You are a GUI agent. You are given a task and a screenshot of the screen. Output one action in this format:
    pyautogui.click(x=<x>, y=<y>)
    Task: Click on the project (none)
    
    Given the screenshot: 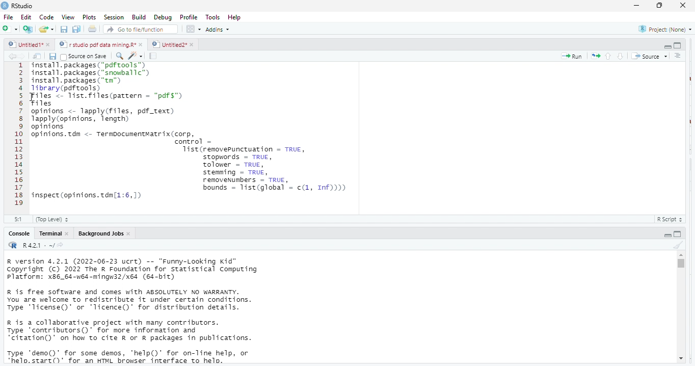 What is the action you would take?
    pyautogui.click(x=662, y=29)
    